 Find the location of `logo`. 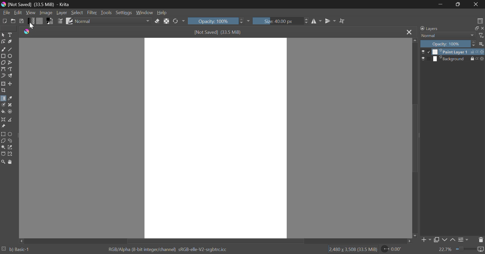

logo is located at coordinates (28, 31).